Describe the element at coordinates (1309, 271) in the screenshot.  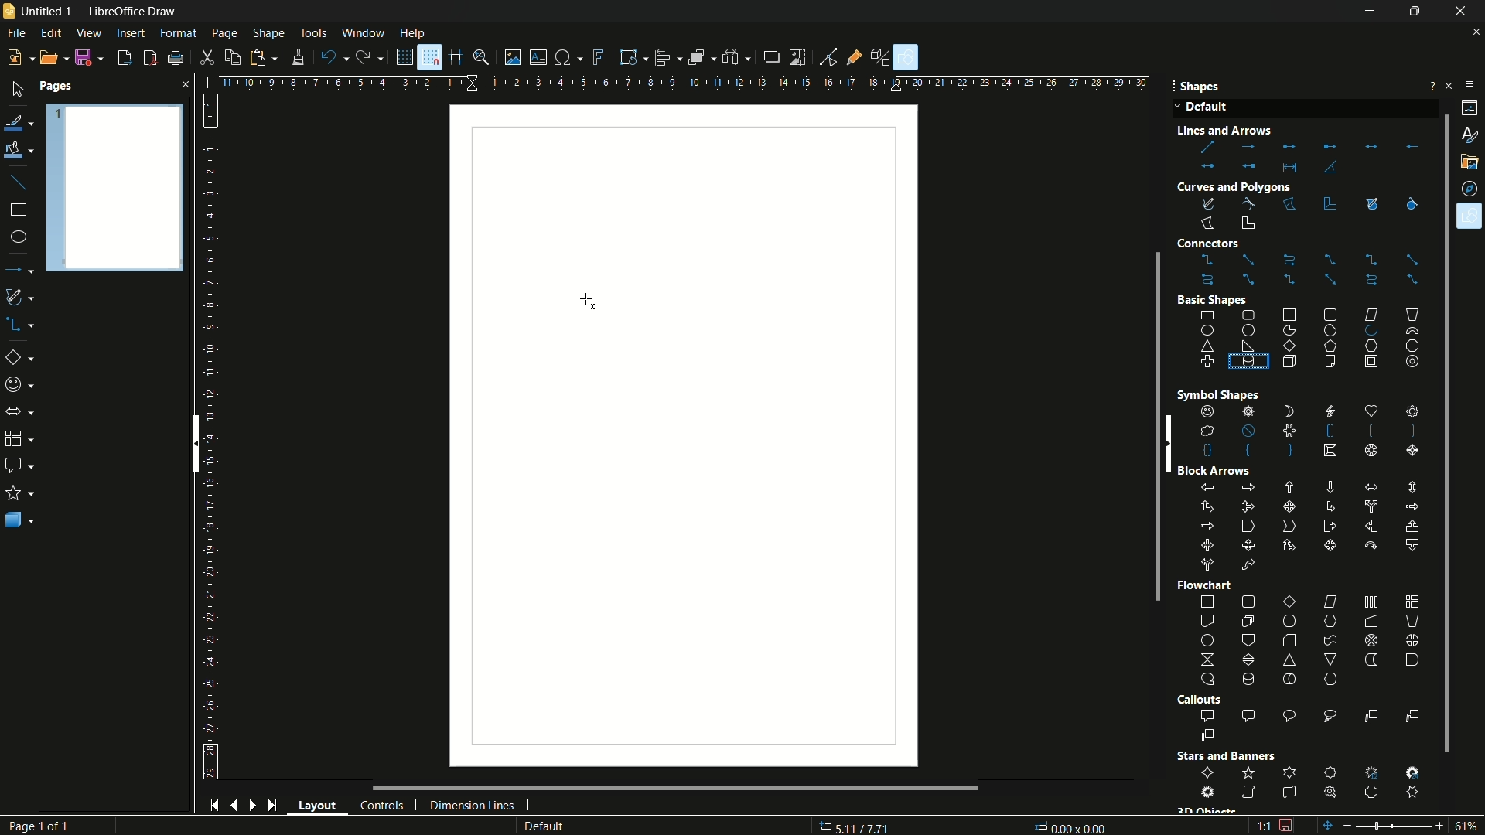
I see `connectors` at that location.